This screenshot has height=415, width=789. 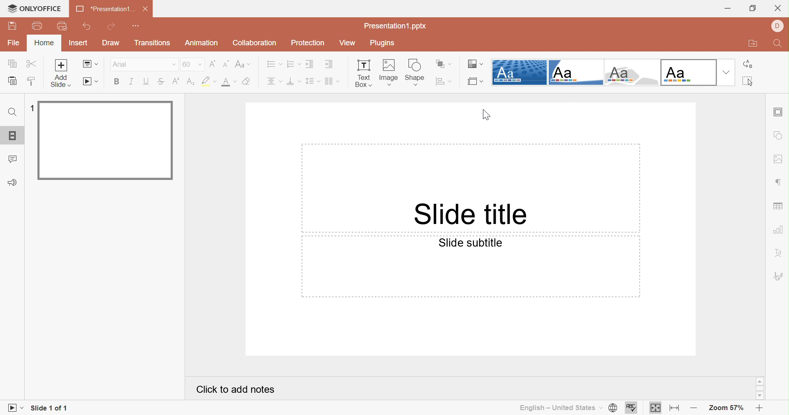 What do you see at coordinates (91, 63) in the screenshot?
I see `Change slide layout` at bounding box center [91, 63].